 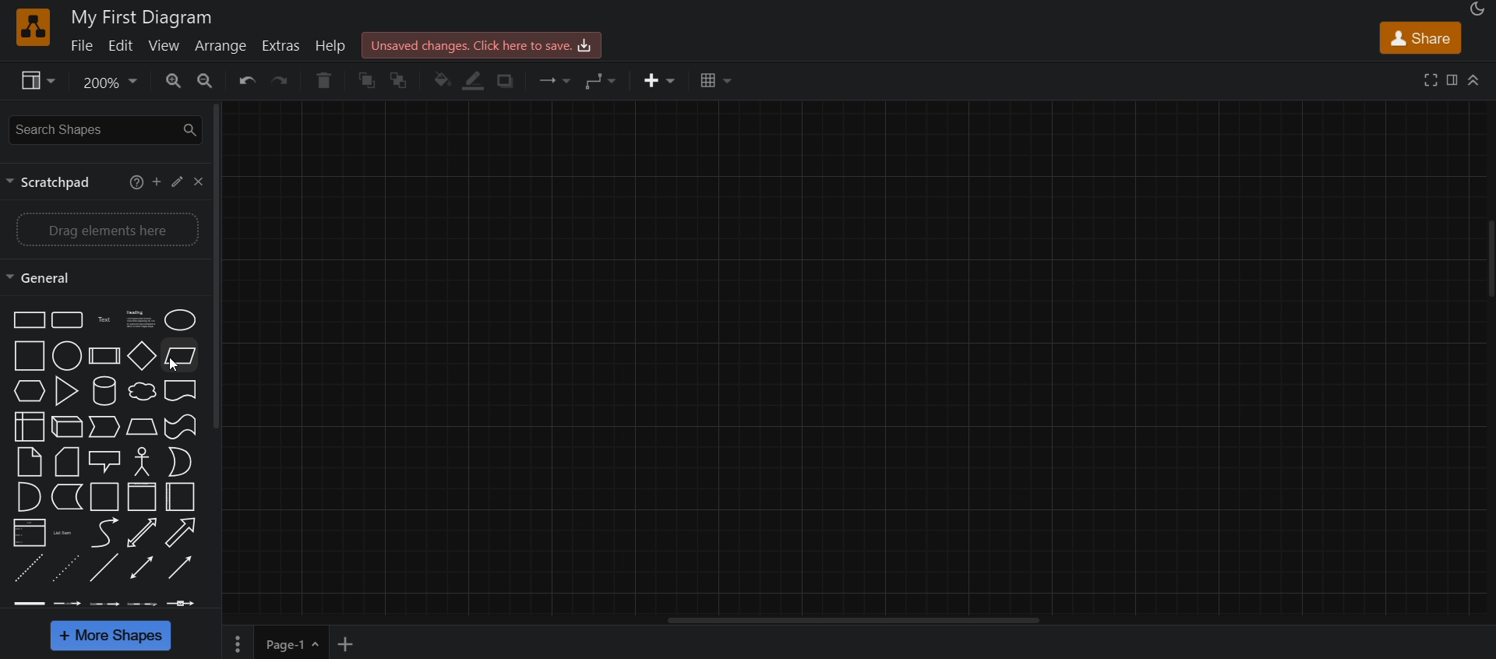 What do you see at coordinates (106, 458) in the screenshot?
I see `shapes` at bounding box center [106, 458].